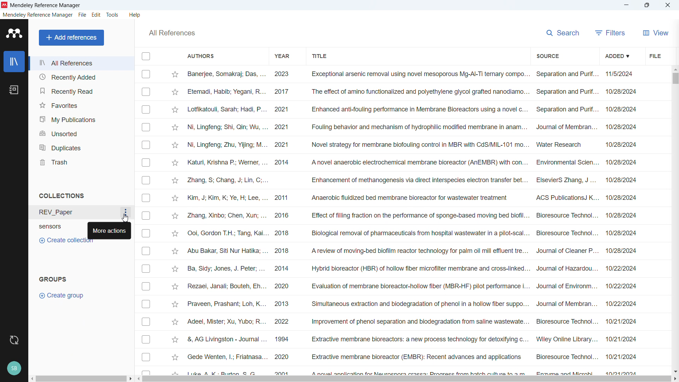 This screenshot has height=382, width=679. Describe the element at coordinates (46, 5) in the screenshot. I see `Mendeley reference manager` at that location.